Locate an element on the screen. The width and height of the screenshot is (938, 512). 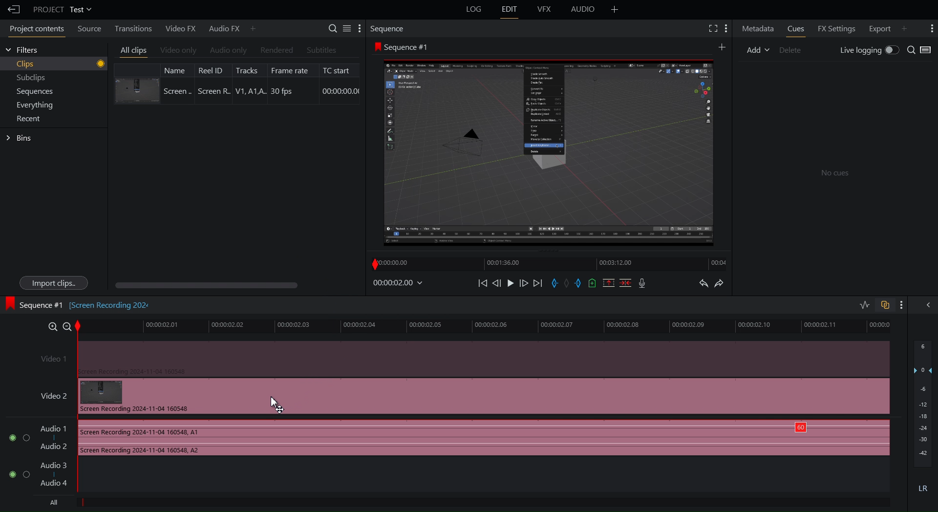
Audio Only is located at coordinates (228, 51).